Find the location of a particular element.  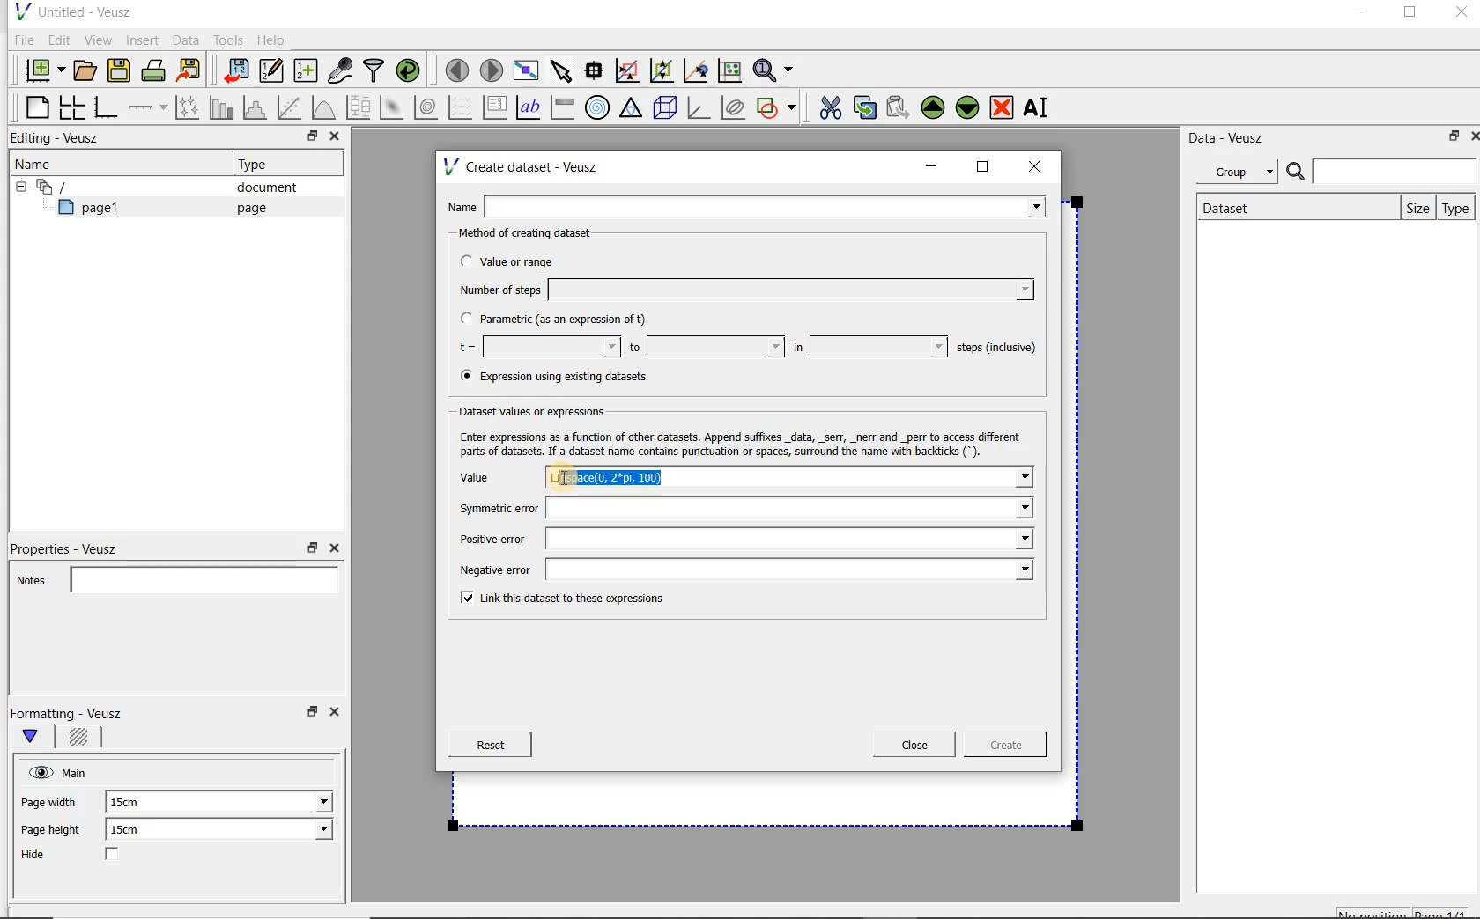

close is located at coordinates (1040, 165).